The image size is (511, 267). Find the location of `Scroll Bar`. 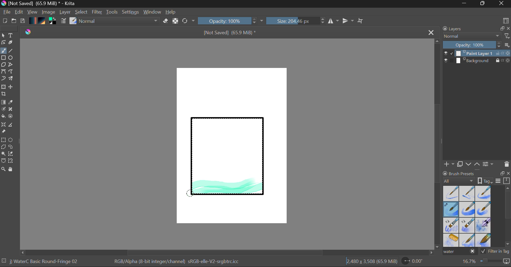

Scroll Bar is located at coordinates (438, 145).